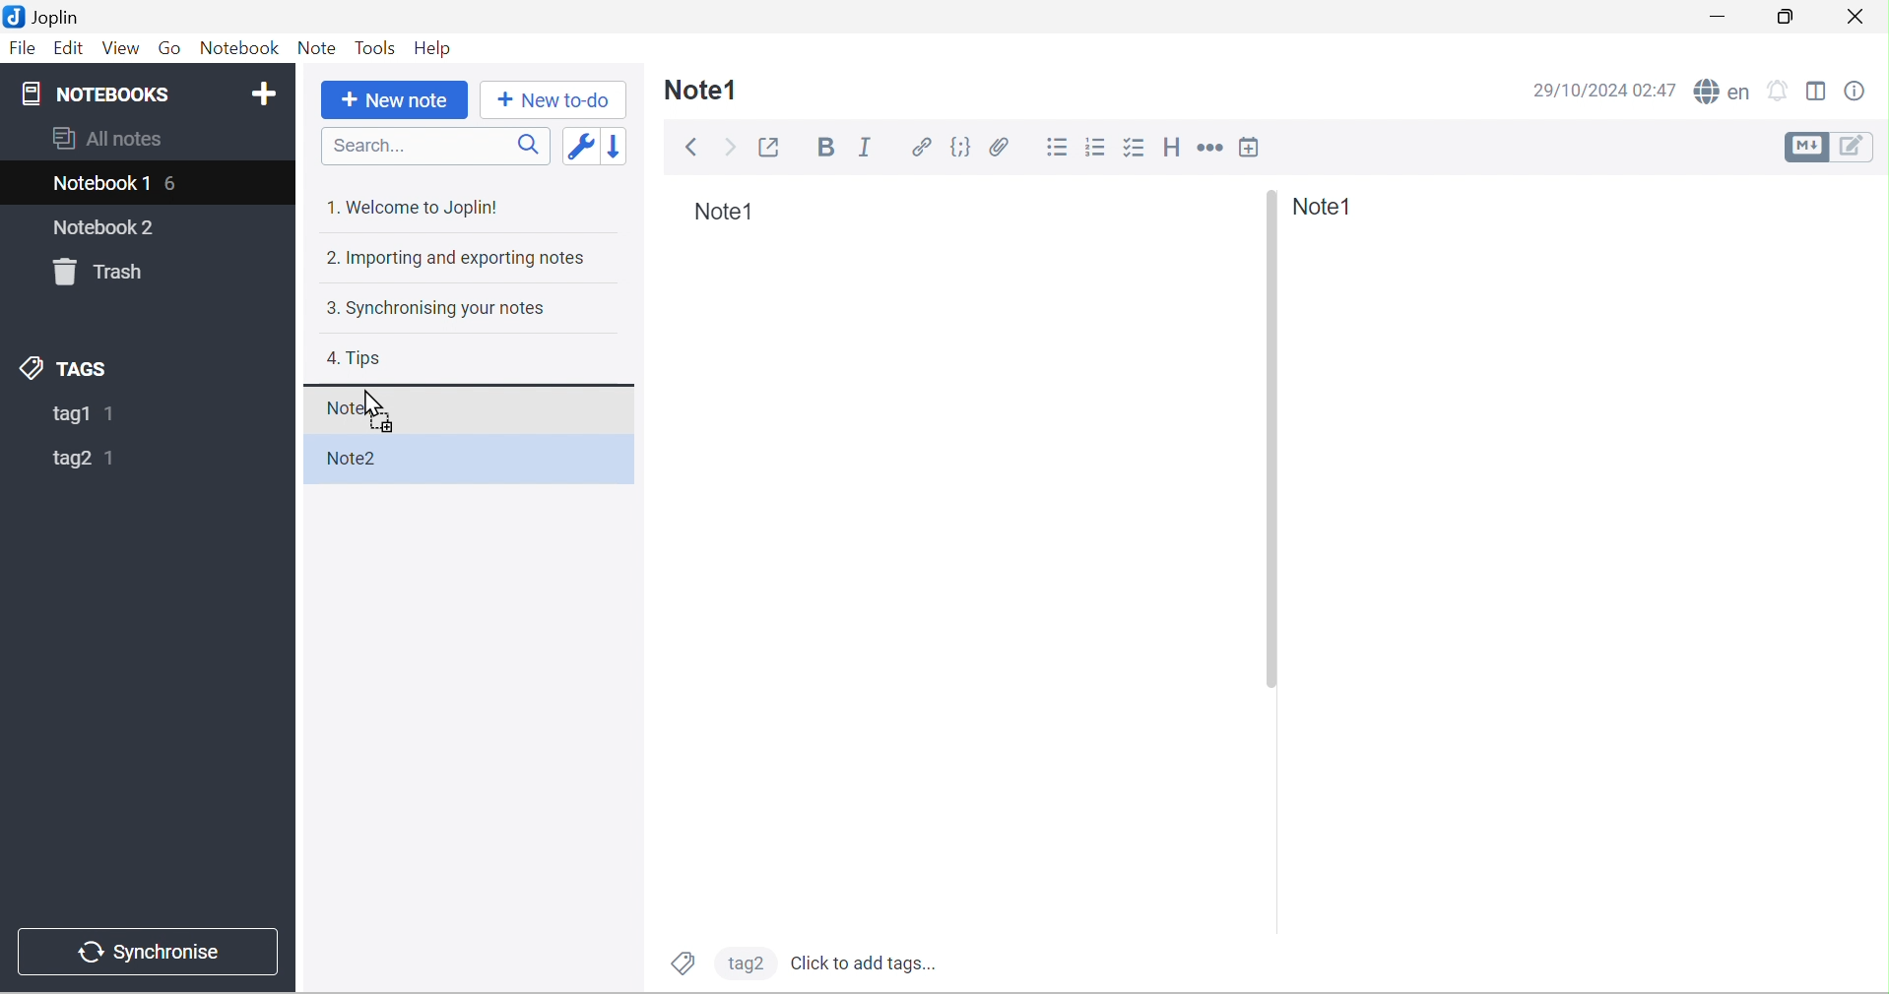 The image size is (1889, 994). Describe the element at coordinates (682, 964) in the screenshot. I see `Tags` at that location.